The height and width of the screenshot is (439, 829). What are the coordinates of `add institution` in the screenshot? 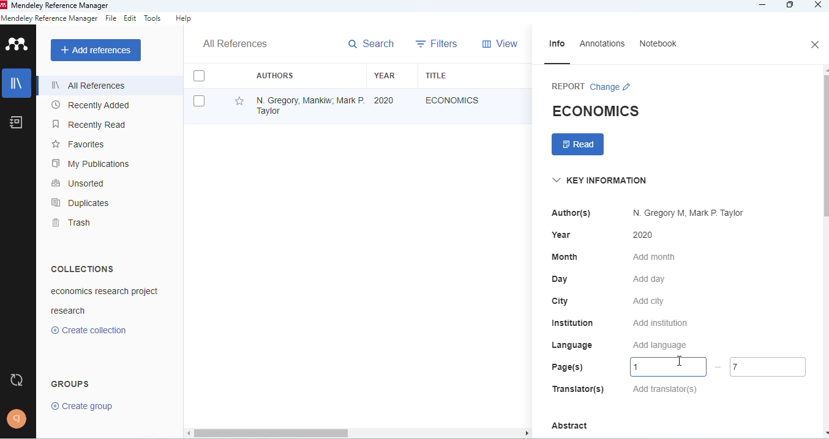 It's located at (661, 323).